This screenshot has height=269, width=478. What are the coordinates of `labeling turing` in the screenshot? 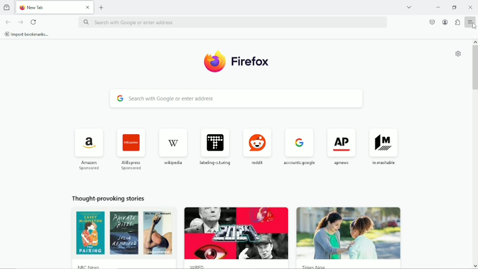 It's located at (216, 145).